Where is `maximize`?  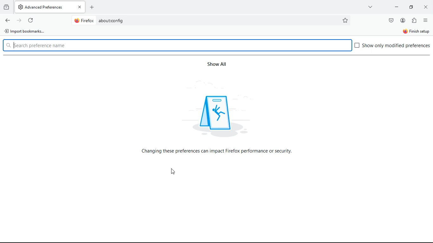 maximize is located at coordinates (410, 7).